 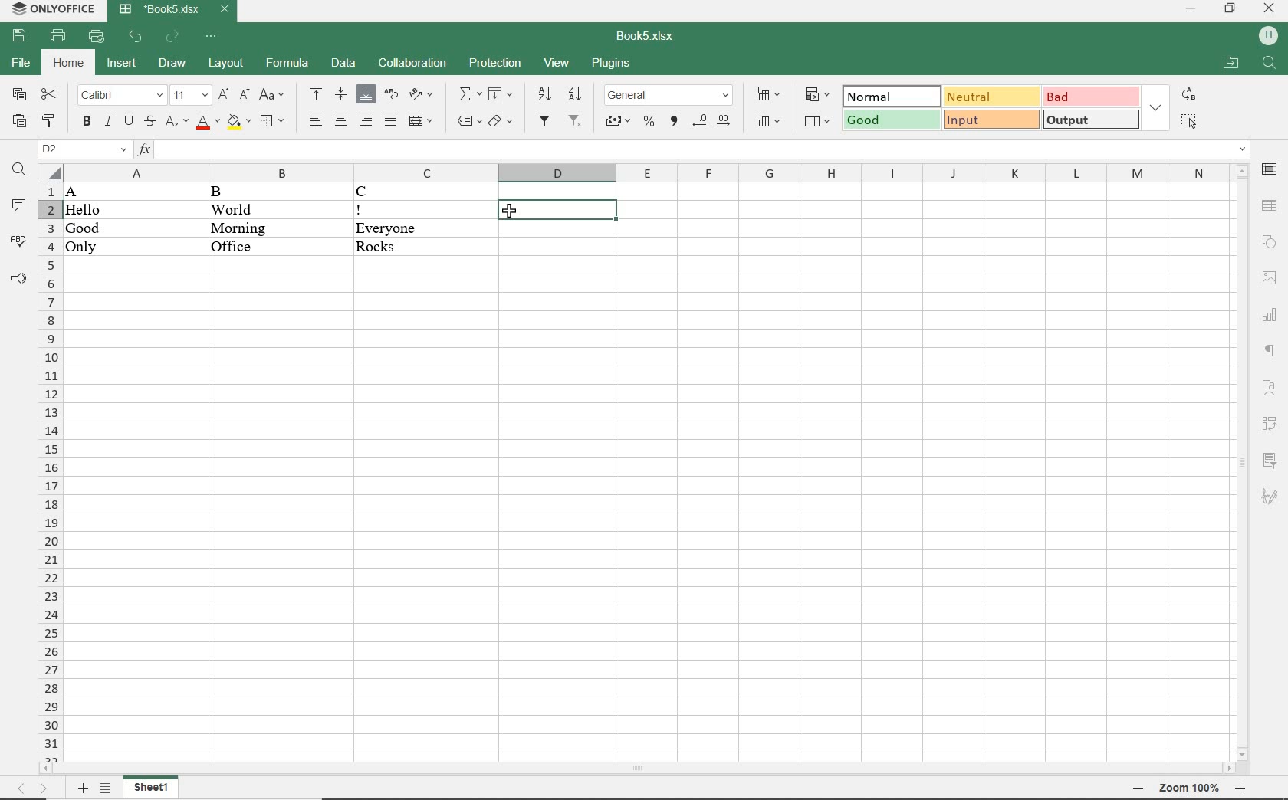 What do you see at coordinates (1271, 316) in the screenshot?
I see `chart` at bounding box center [1271, 316].